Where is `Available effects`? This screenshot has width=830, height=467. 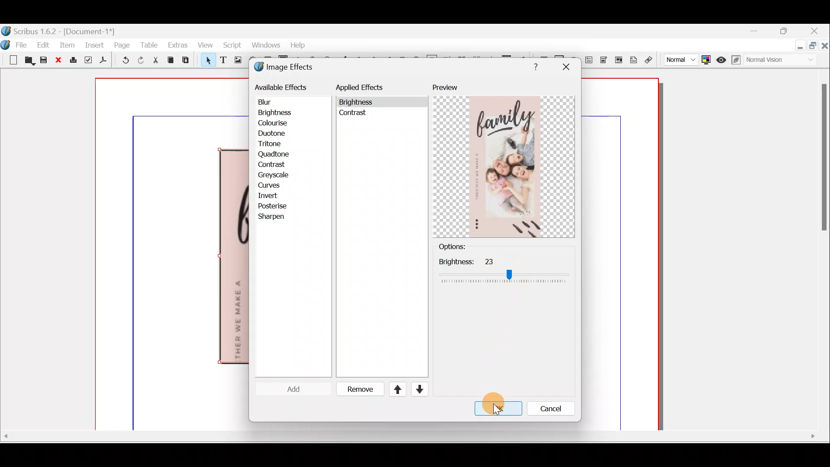
Available effects is located at coordinates (282, 86).